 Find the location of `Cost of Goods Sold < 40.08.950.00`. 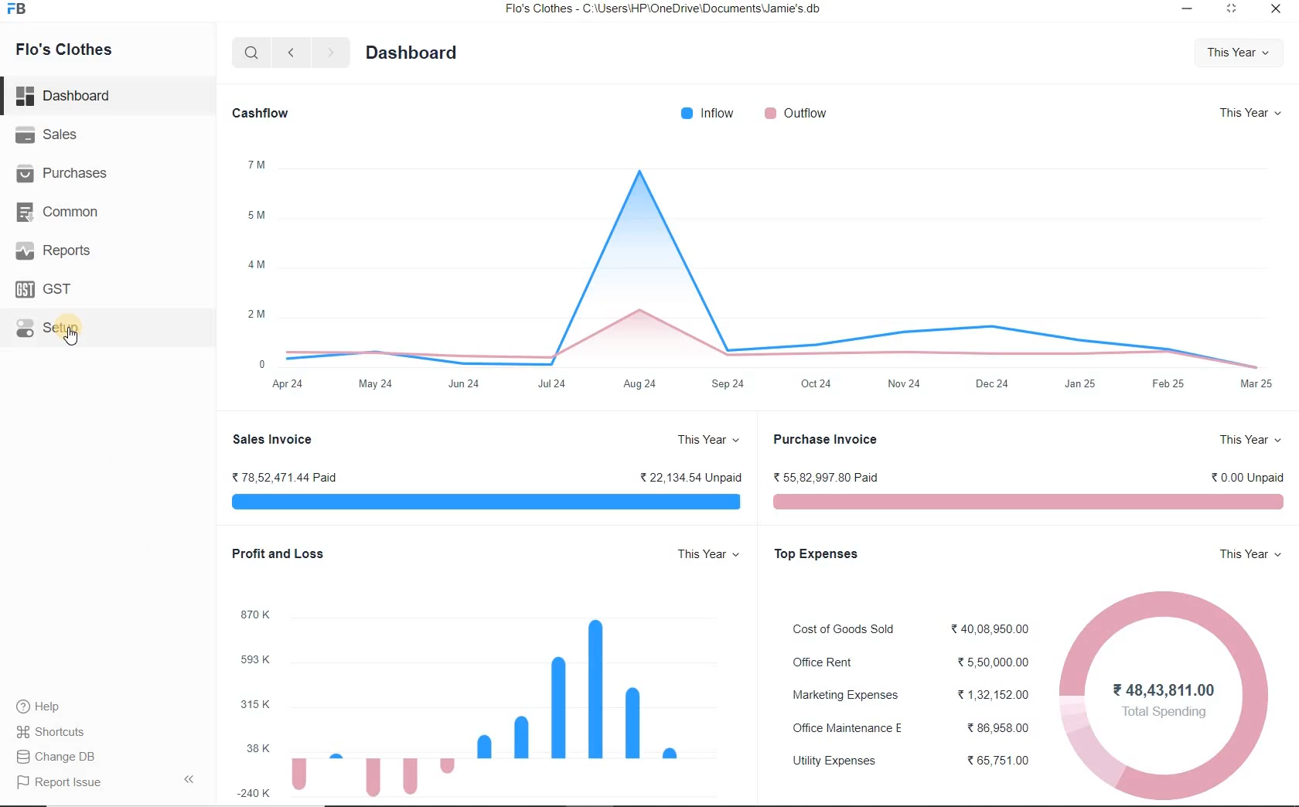

Cost of Goods Sold < 40.08.950.00 is located at coordinates (910, 628).